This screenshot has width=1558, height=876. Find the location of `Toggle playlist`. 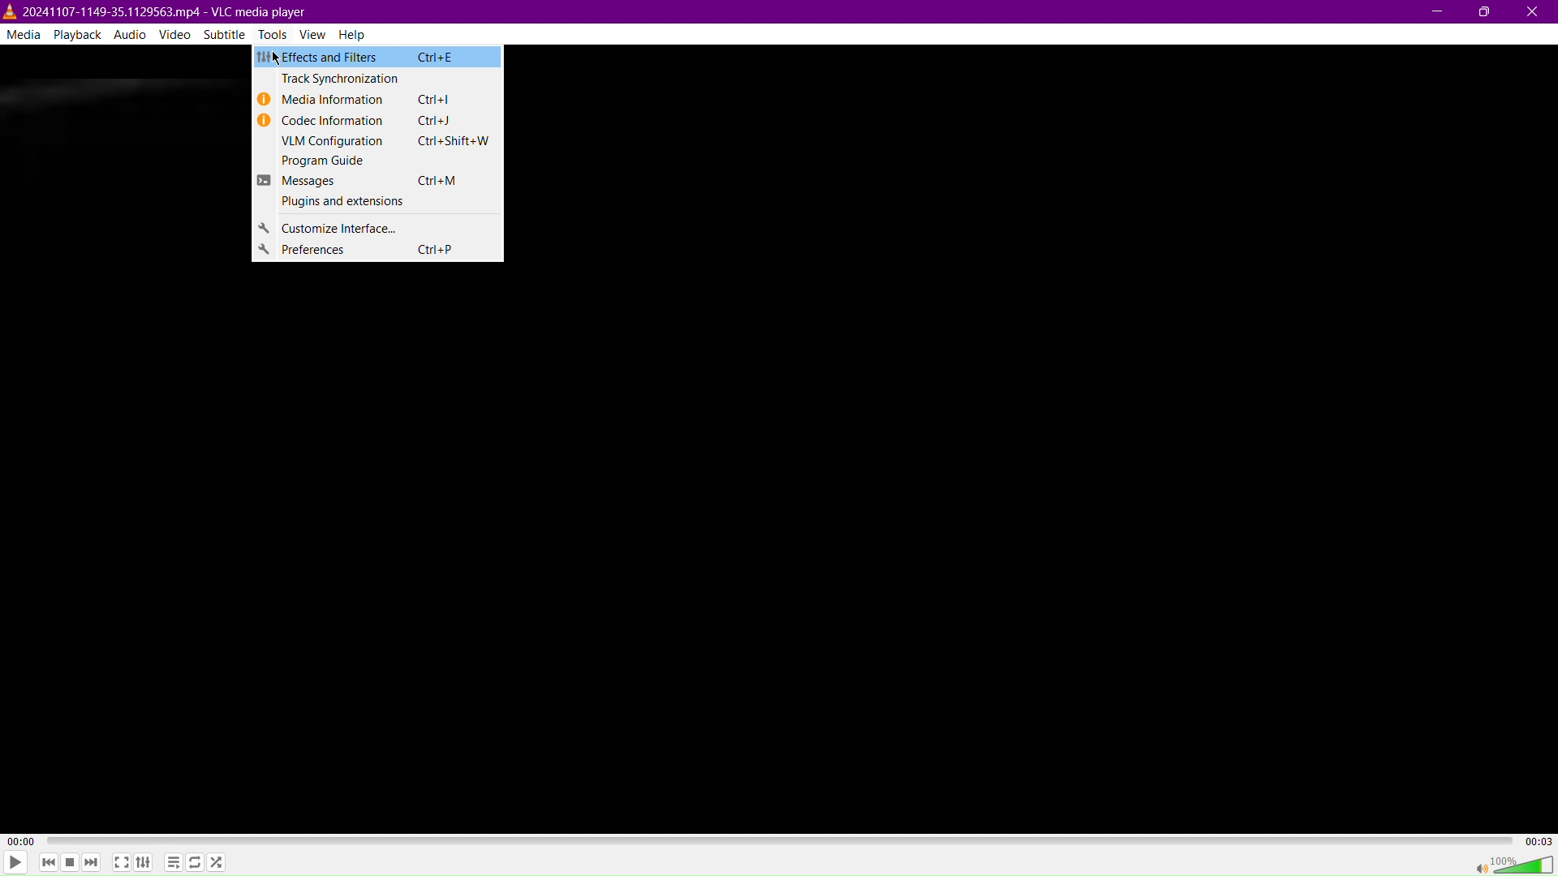

Toggle playlist is located at coordinates (171, 861).